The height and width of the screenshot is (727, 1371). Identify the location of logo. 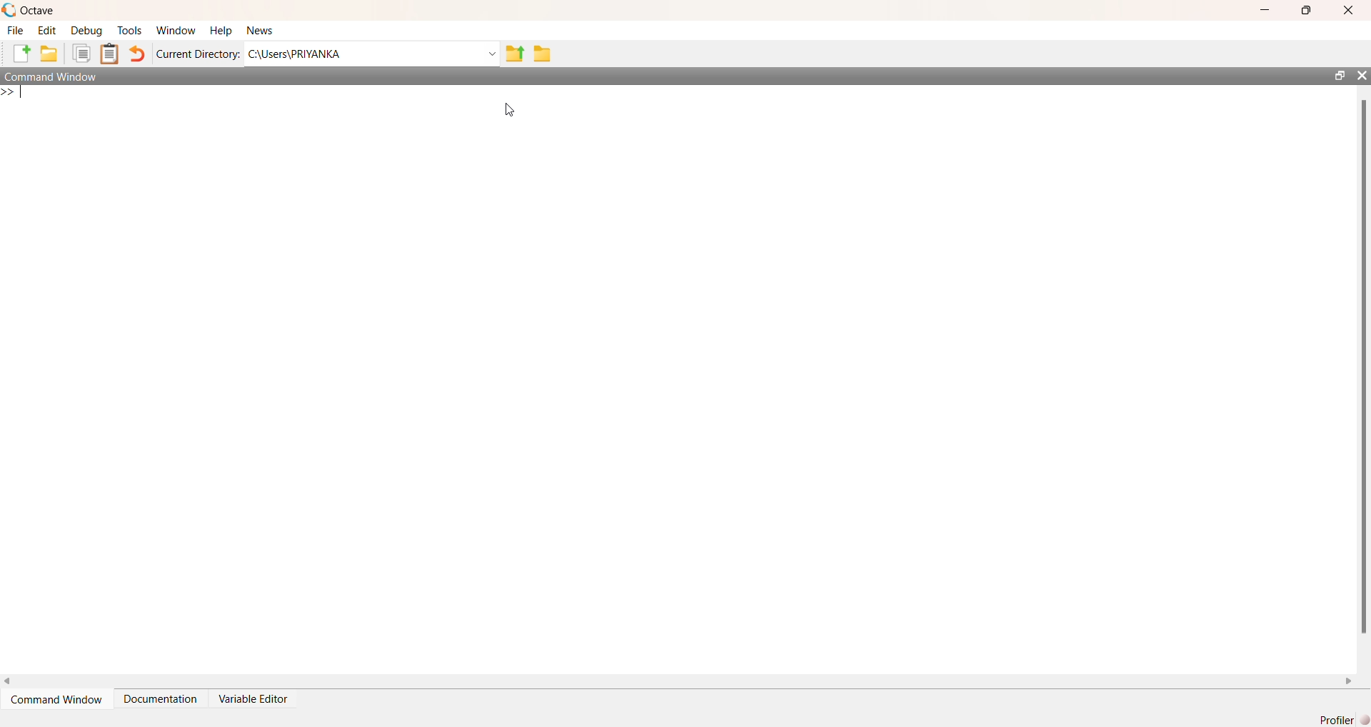
(9, 9).